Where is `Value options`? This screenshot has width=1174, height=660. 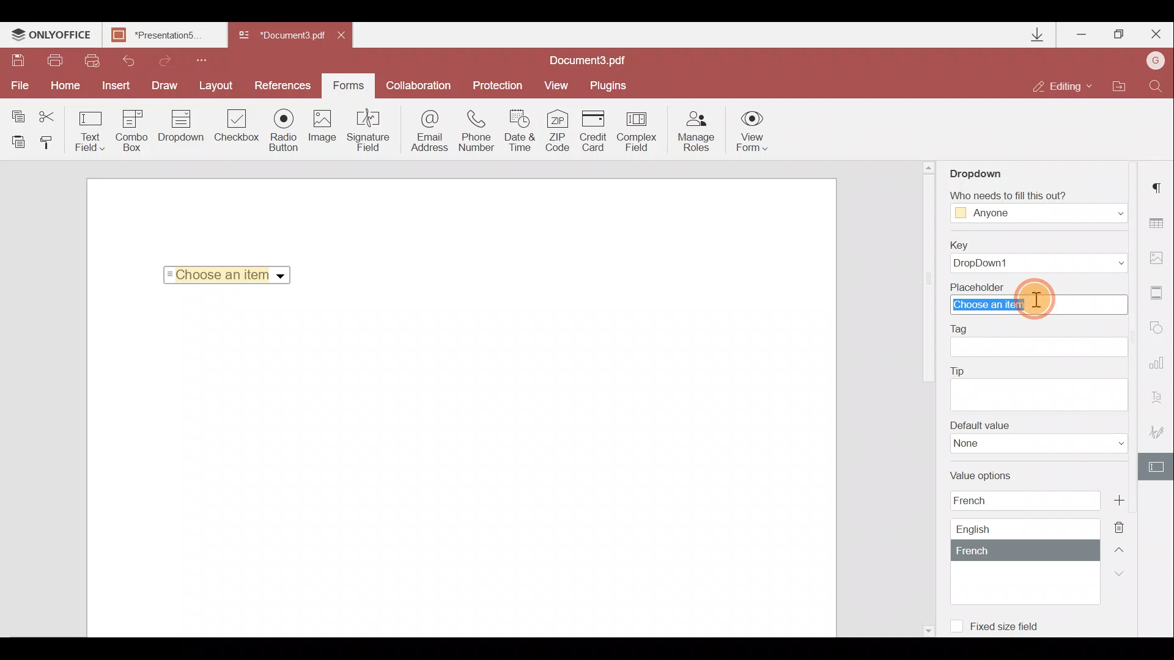 Value options is located at coordinates (1016, 537).